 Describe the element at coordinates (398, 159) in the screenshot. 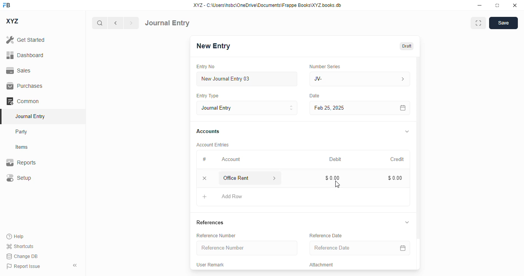

I see `credit` at that location.